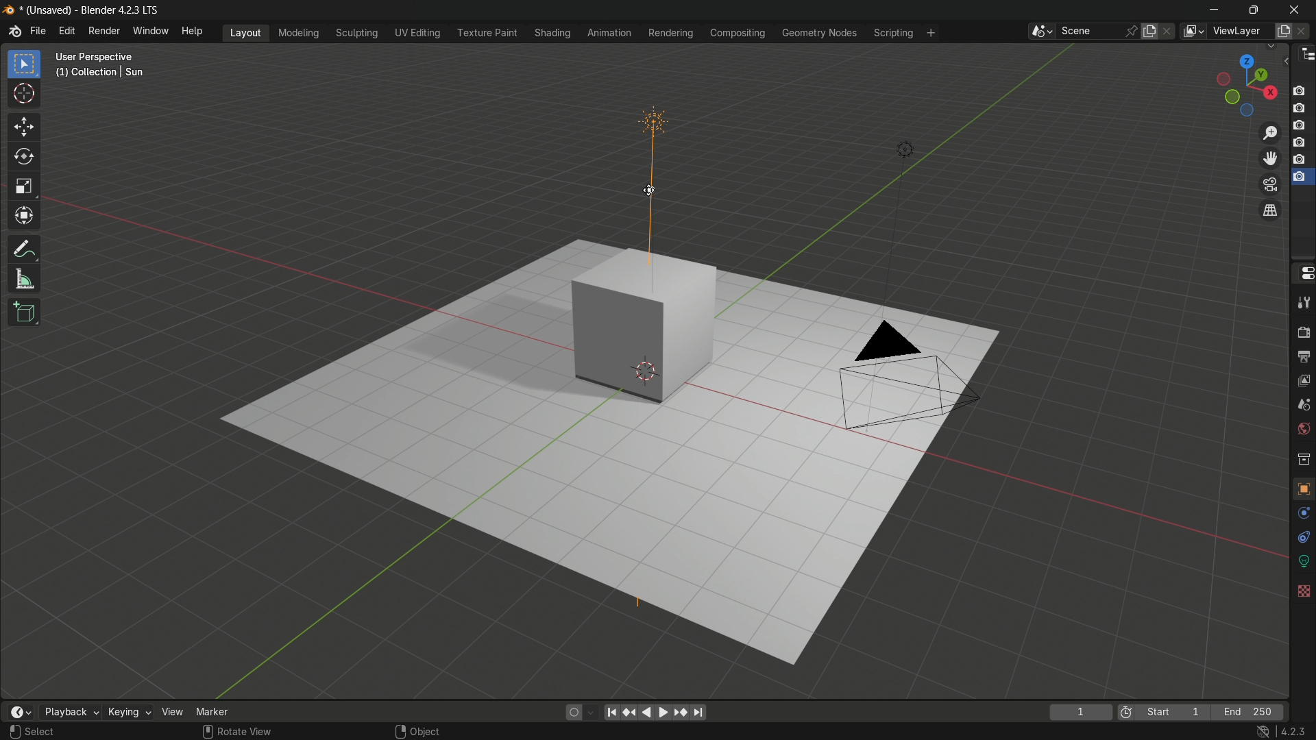  Describe the element at coordinates (1132, 29) in the screenshot. I see `pin scene to workplace` at that location.